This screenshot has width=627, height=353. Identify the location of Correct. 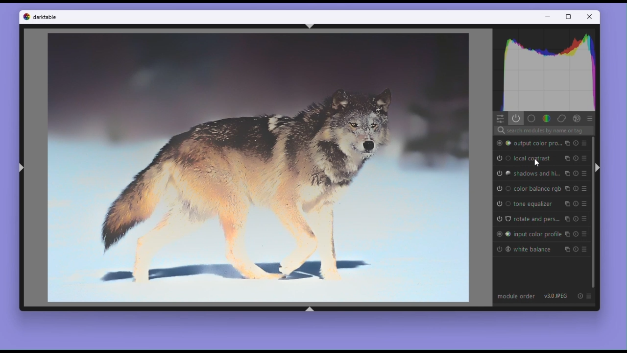
(561, 118).